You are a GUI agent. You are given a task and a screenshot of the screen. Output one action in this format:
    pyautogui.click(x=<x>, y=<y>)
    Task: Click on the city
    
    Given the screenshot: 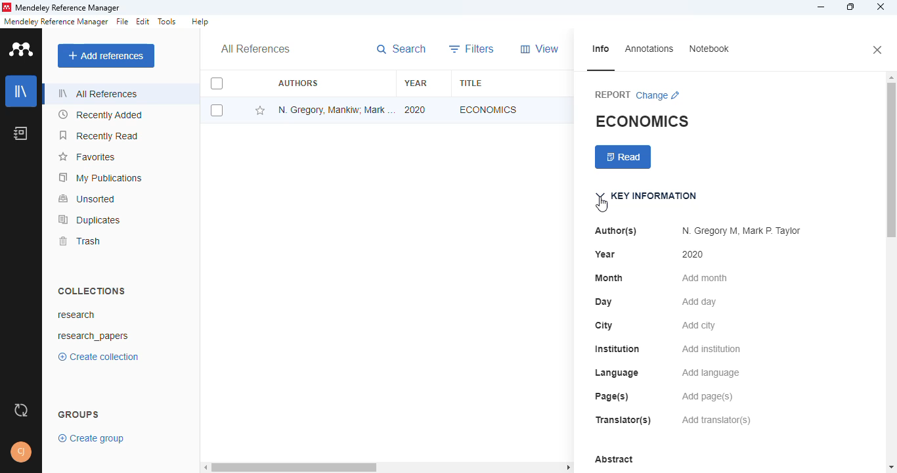 What is the action you would take?
    pyautogui.click(x=603, y=326)
    